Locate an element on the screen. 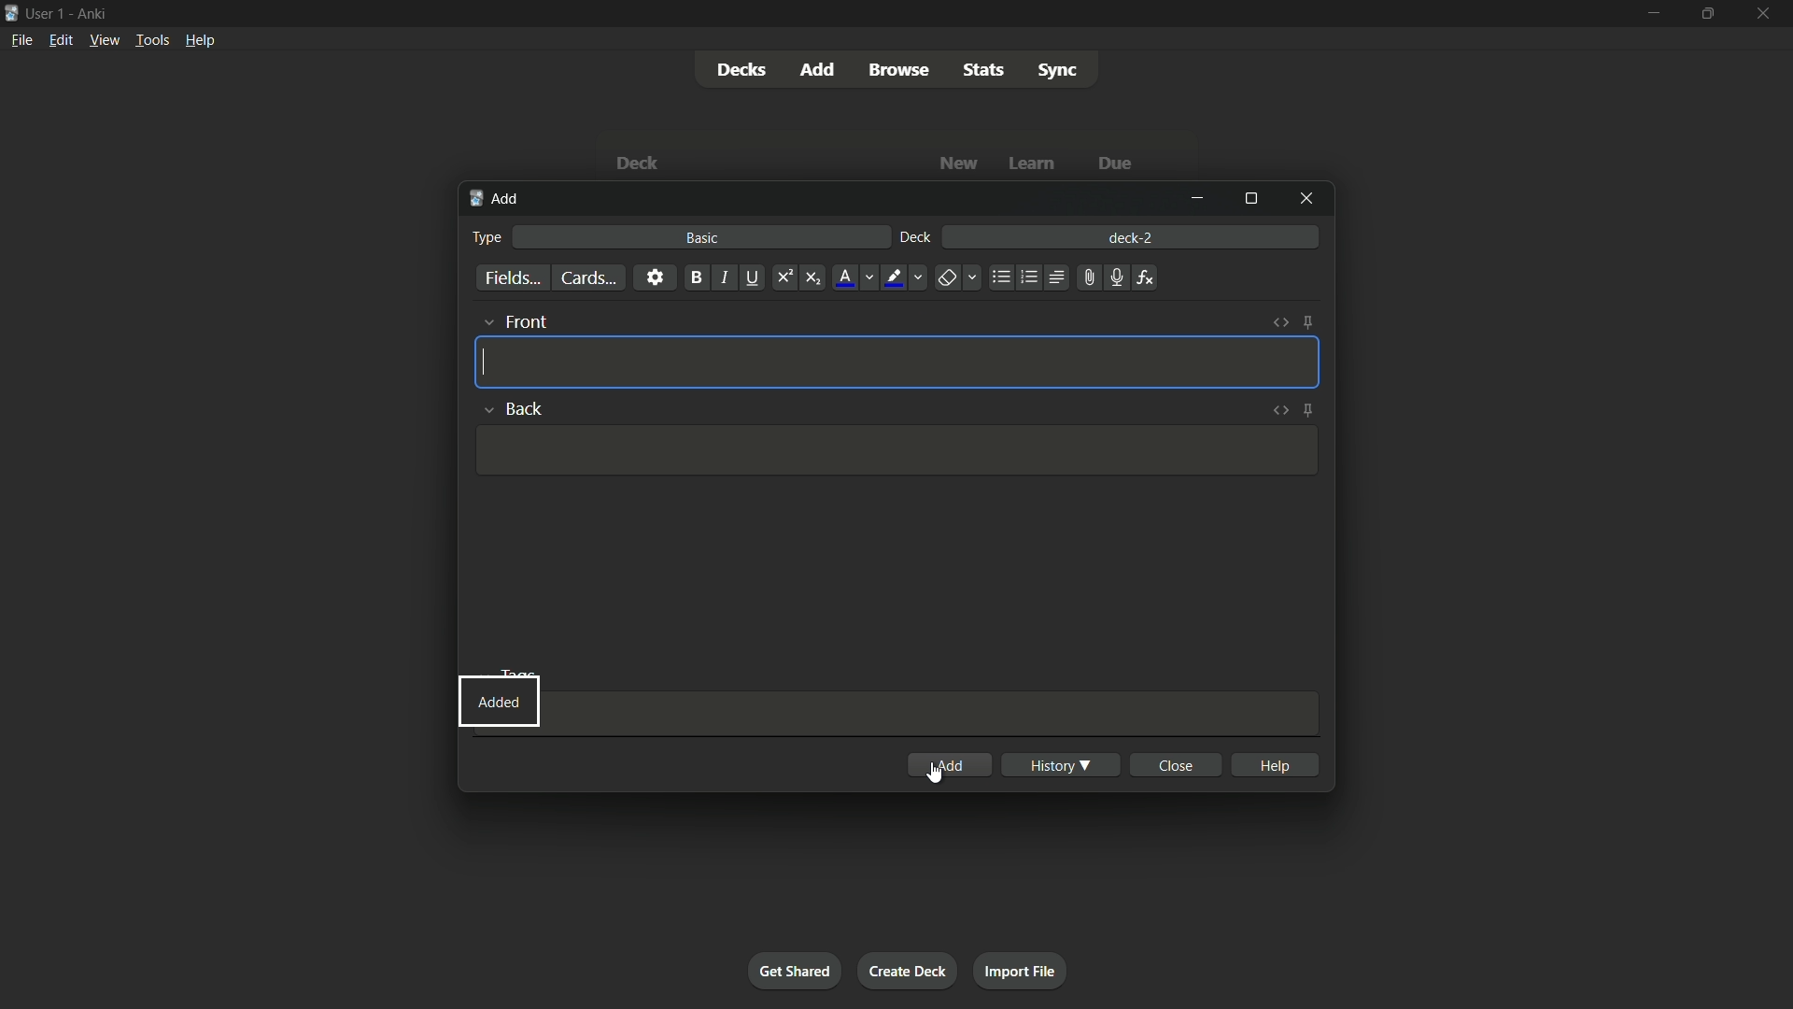 This screenshot has height=1009, width=1793. app name is located at coordinates (92, 14).